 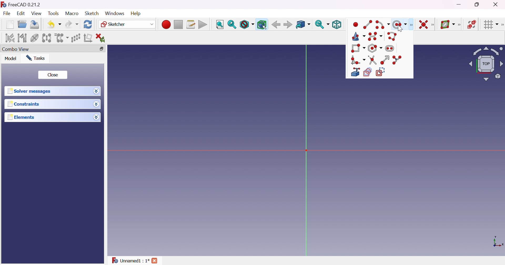 I want to click on Create slot, so click(x=392, y=48).